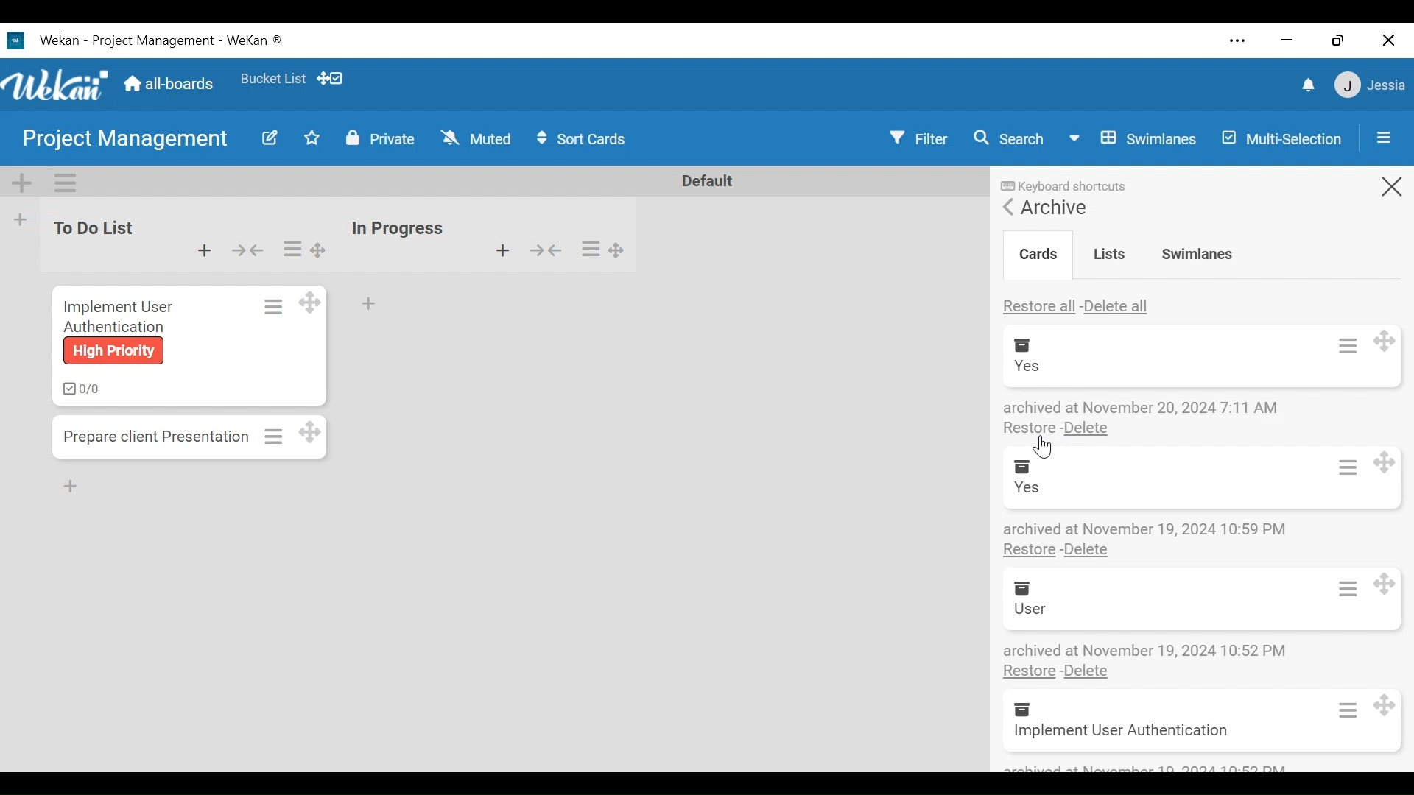 Image resolution: width=1414 pixels, height=795 pixels. Describe the element at coordinates (1382, 138) in the screenshot. I see `Open/Close Sidebar` at that location.